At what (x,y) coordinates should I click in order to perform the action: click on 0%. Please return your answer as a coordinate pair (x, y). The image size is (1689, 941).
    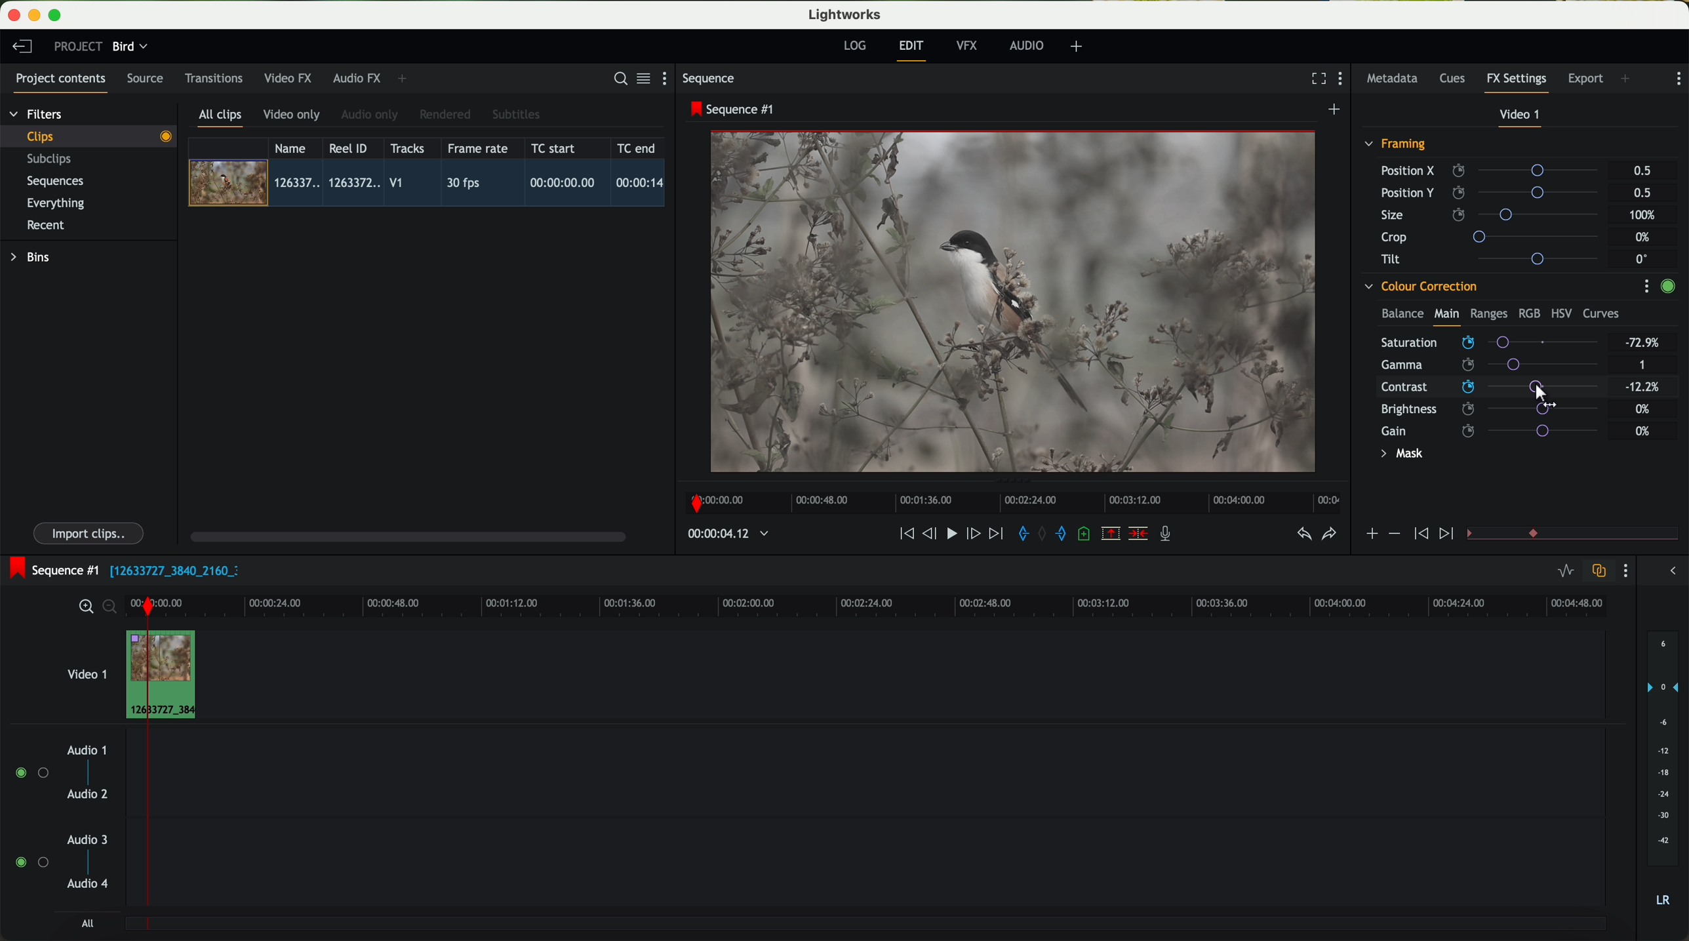
    Looking at the image, I should click on (1644, 237).